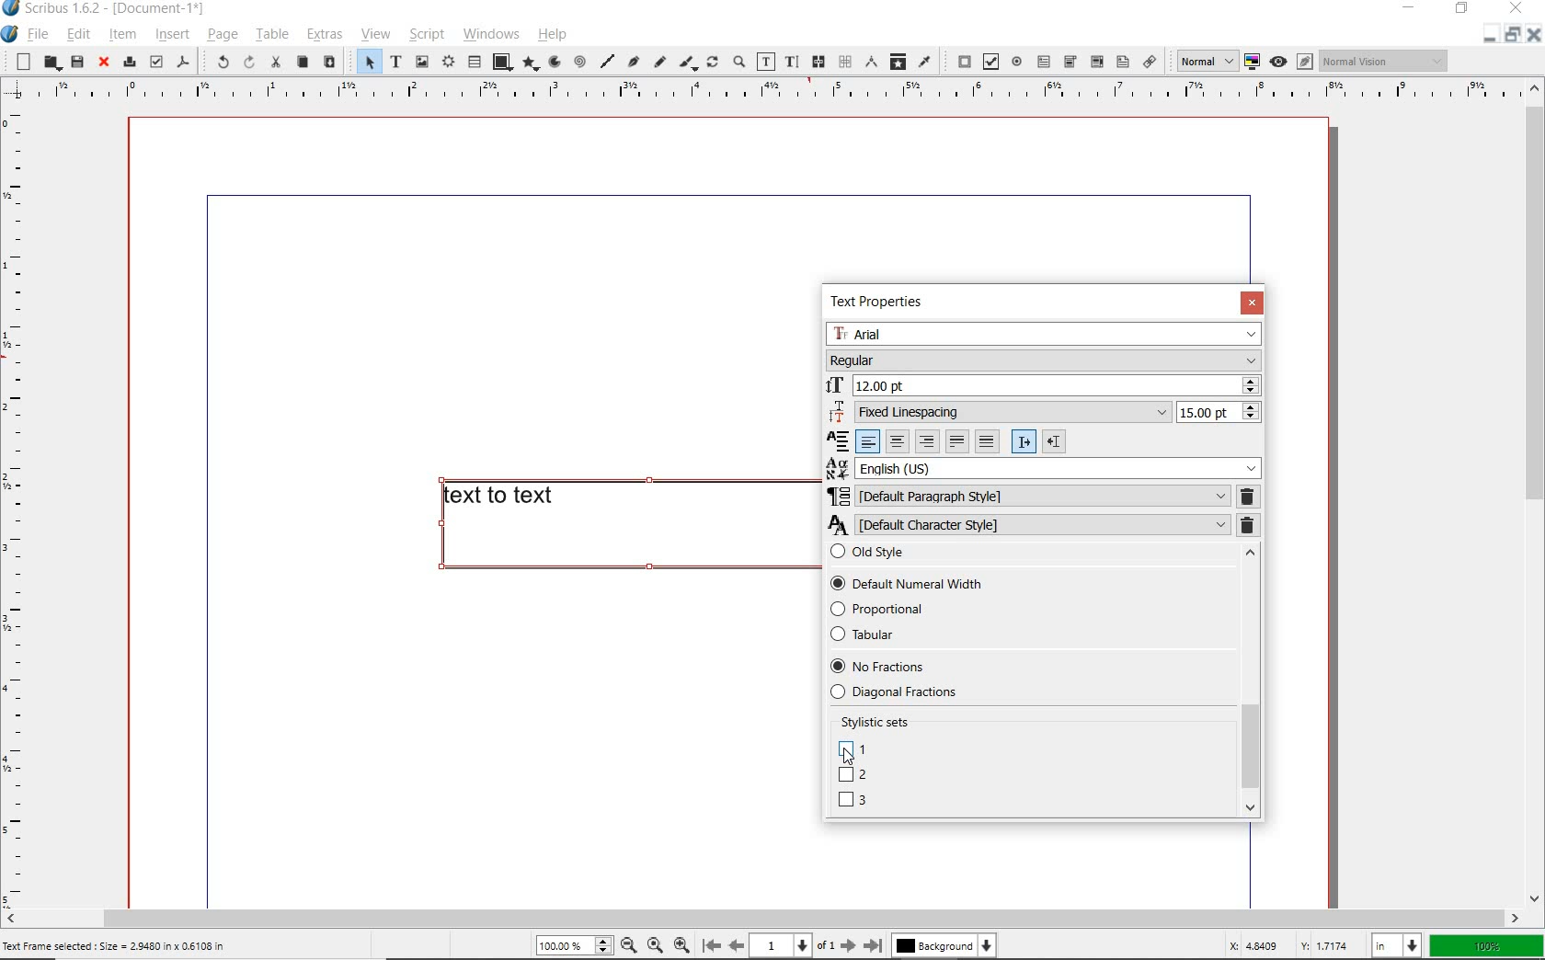 The width and height of the screenshot is (1545, 960). Describe the element at coordinates (26, 507) in the screenshot. I see `Horizontal page margin` at that location.